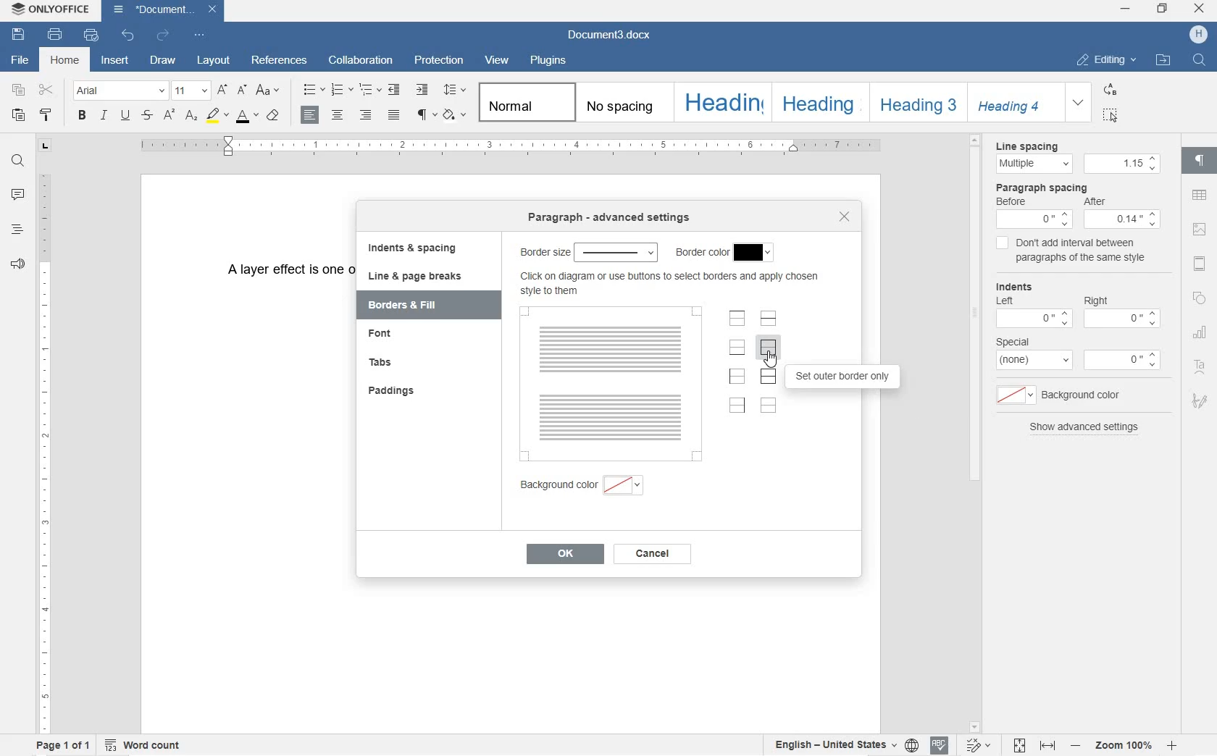 The height and width of the screenshot is (756, 1217). I want to click on close, so click(845, 218).